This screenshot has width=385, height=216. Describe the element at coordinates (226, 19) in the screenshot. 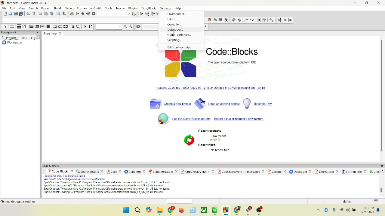

I see `clear bookmark` at that location.